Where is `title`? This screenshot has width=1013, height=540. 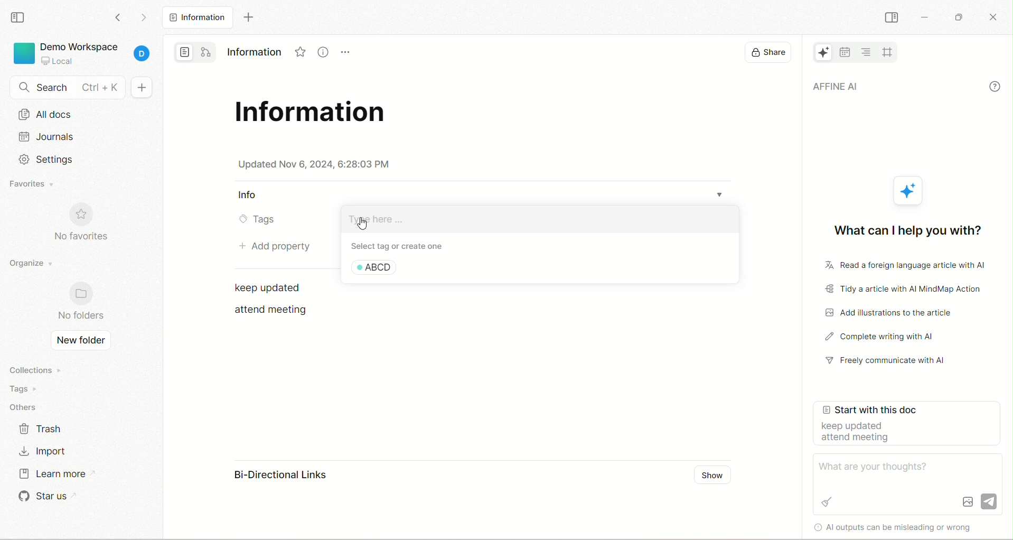
title is located at coordinates (314, 116).